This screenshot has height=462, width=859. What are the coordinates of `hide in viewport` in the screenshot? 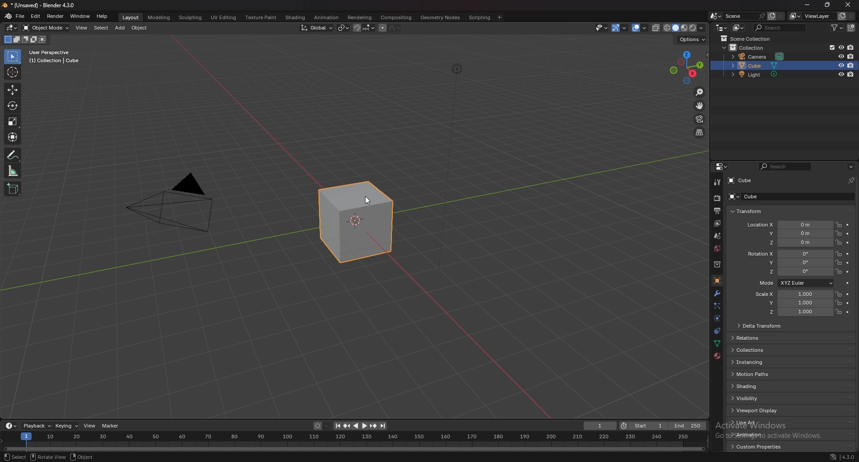 It's located at (841, 47).